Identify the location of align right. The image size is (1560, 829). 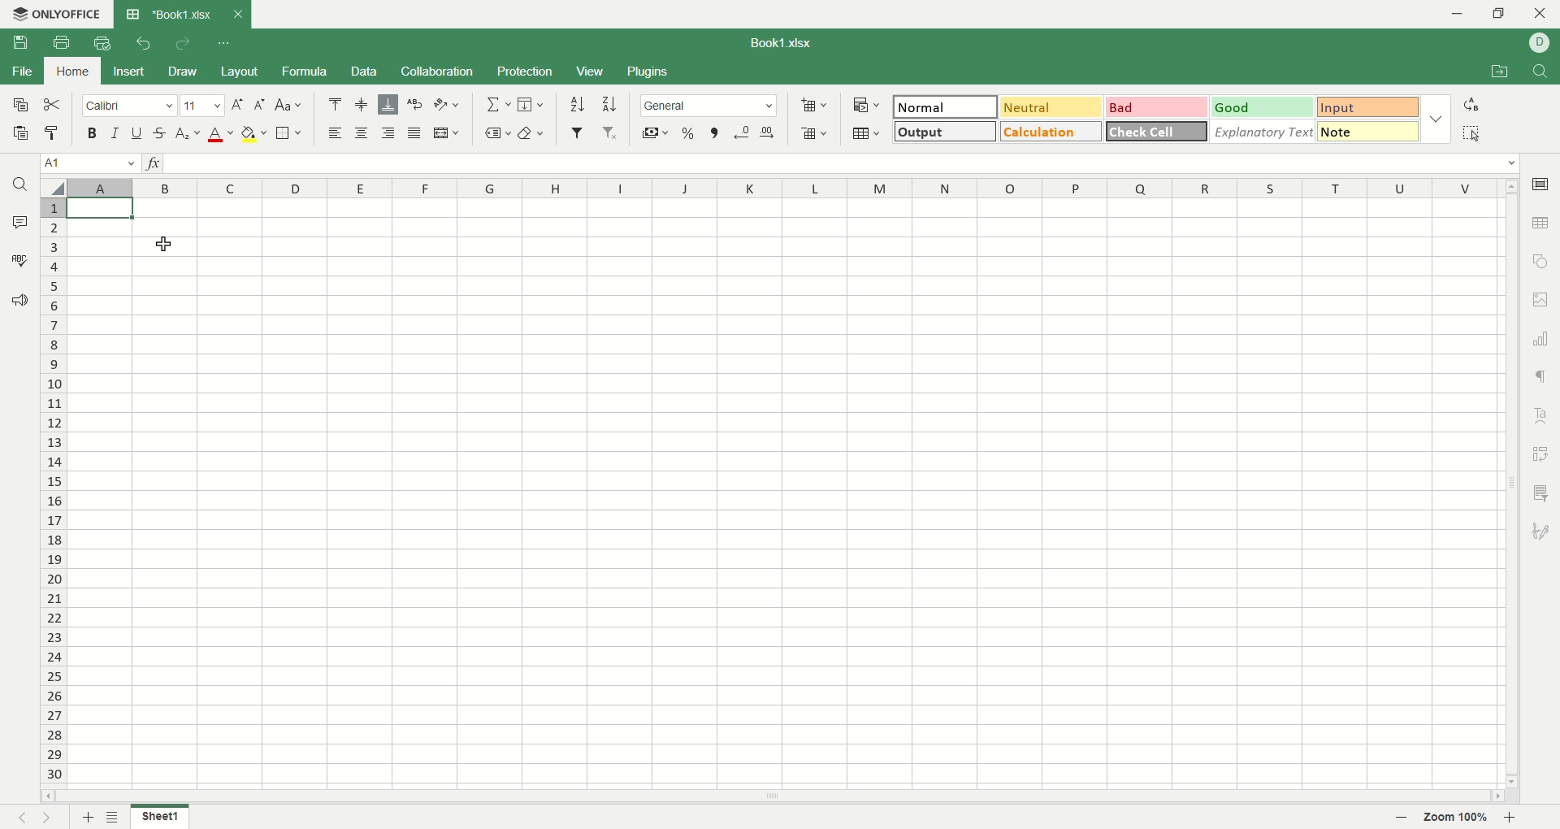
(386, 132).